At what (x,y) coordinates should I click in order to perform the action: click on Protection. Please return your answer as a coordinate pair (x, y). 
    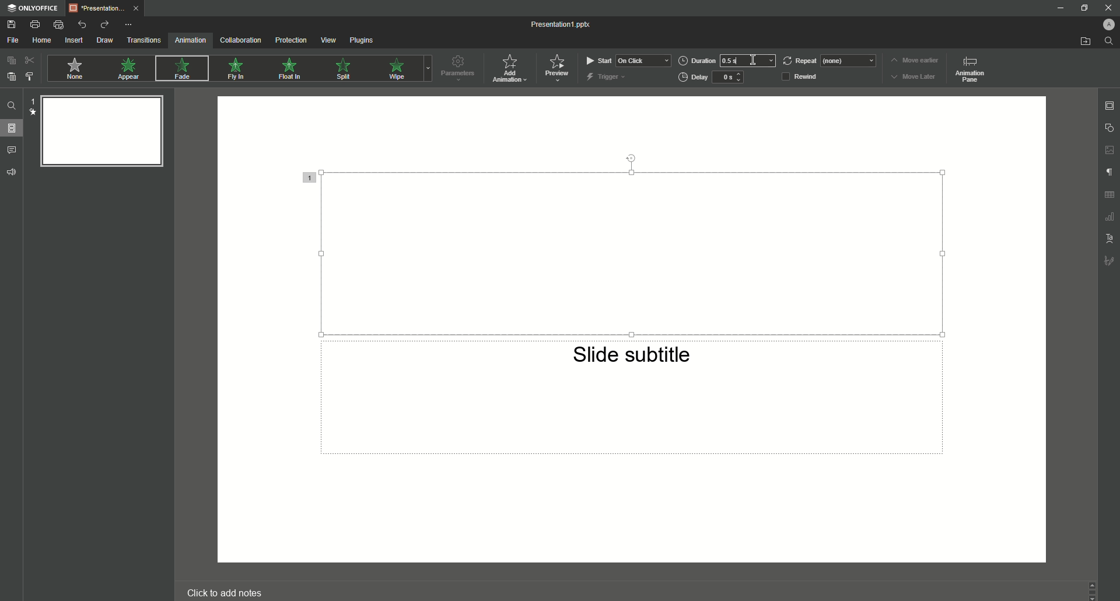
    Looking at the image, I should click on (290, 41).